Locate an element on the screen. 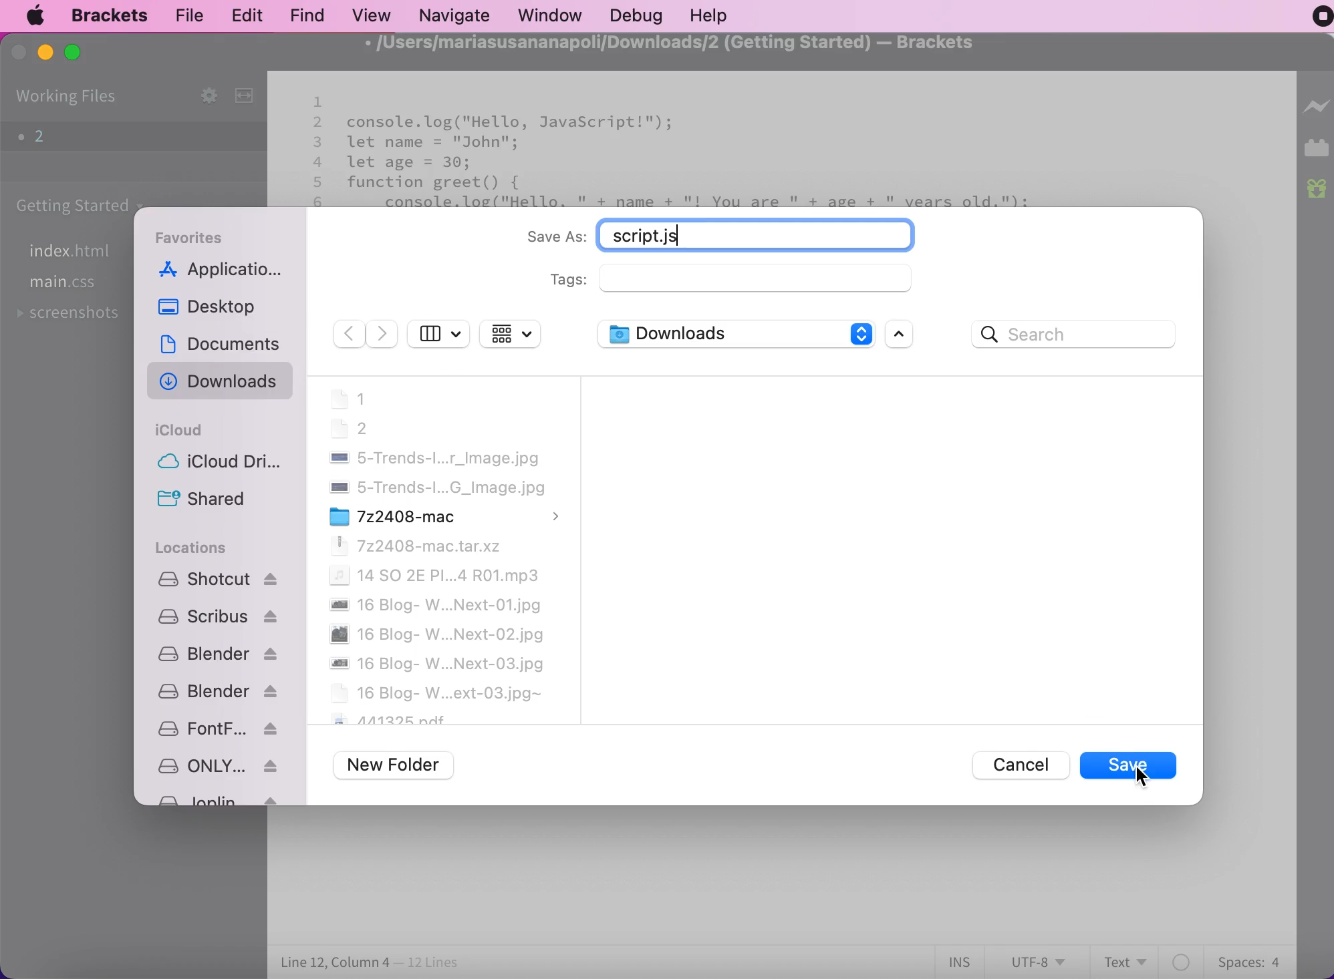 Image resolution: width=1334 pixels, height=979 pixels. downloads is located at coordinates (733, 336).